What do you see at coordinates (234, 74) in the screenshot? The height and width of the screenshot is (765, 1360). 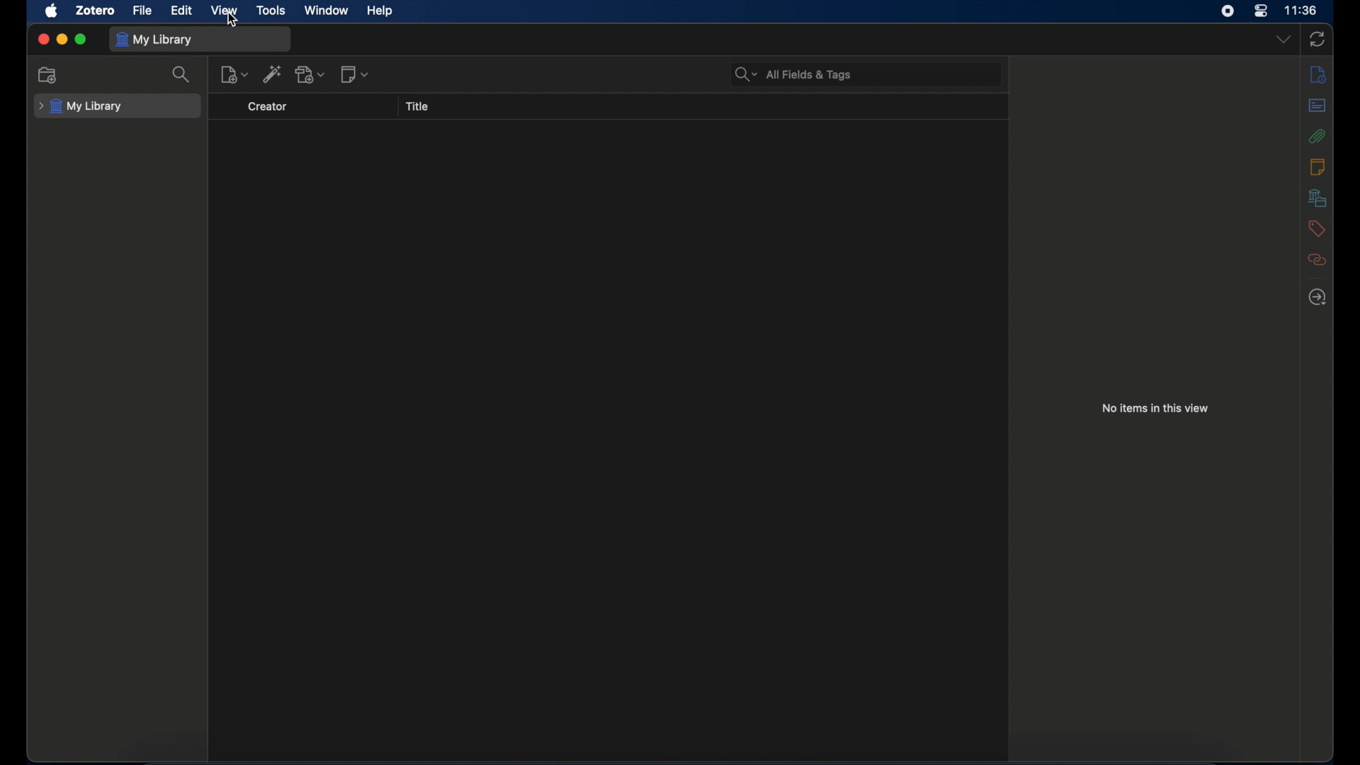 I see `new item` at bounding box center [234, 74].